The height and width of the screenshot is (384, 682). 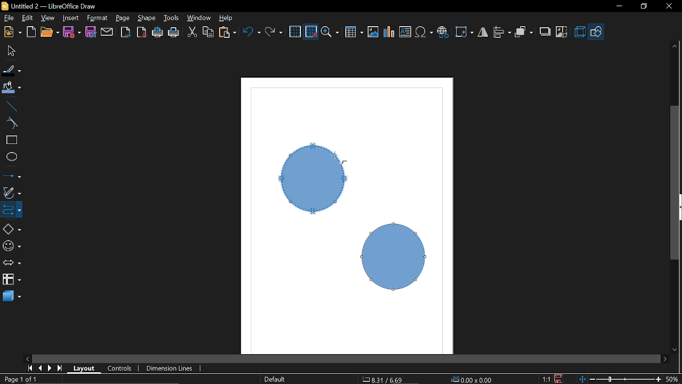 I want to click on file , so click(x=8, y=18).